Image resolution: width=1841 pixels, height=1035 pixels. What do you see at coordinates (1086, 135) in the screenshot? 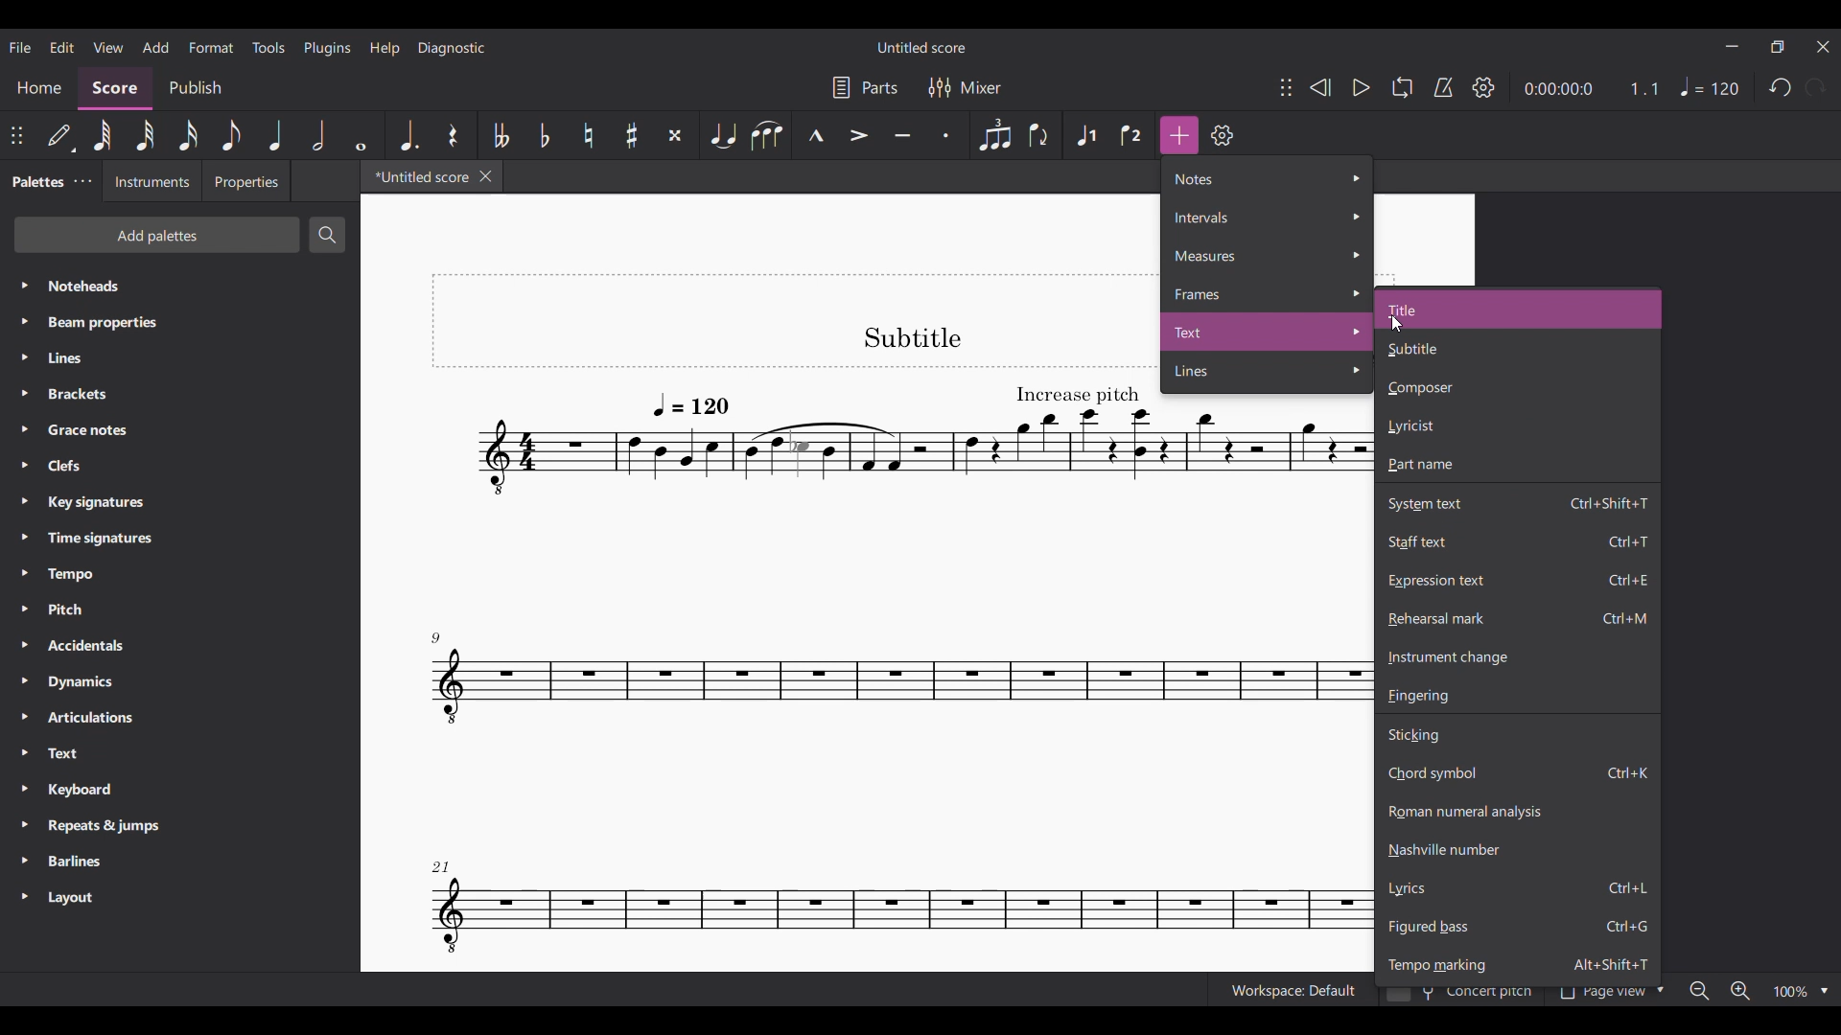
I see `Voice 1` at bounding box center [1086, 135].